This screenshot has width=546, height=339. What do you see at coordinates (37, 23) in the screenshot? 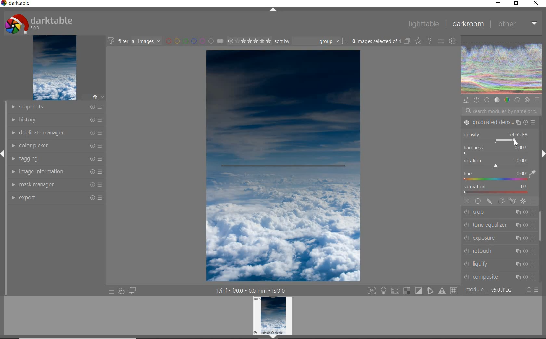
I see `darktable 5.0.0` at bounding box center [37, 23].